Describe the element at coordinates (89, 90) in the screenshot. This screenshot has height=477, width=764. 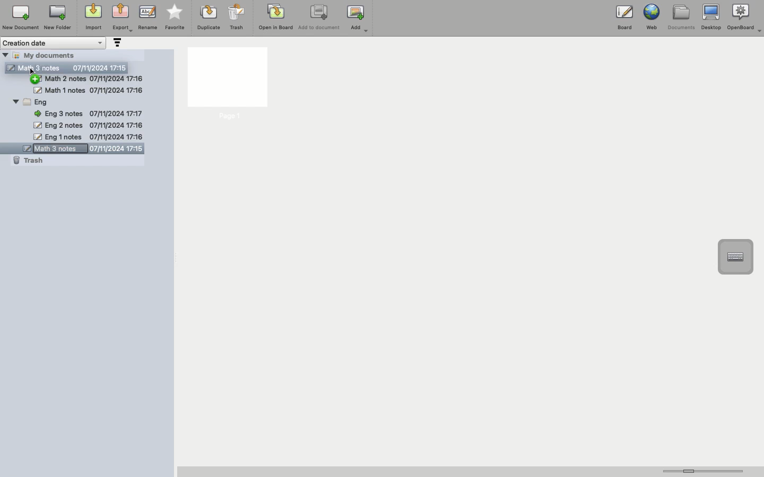
I see `Math 2 notes` at that location.